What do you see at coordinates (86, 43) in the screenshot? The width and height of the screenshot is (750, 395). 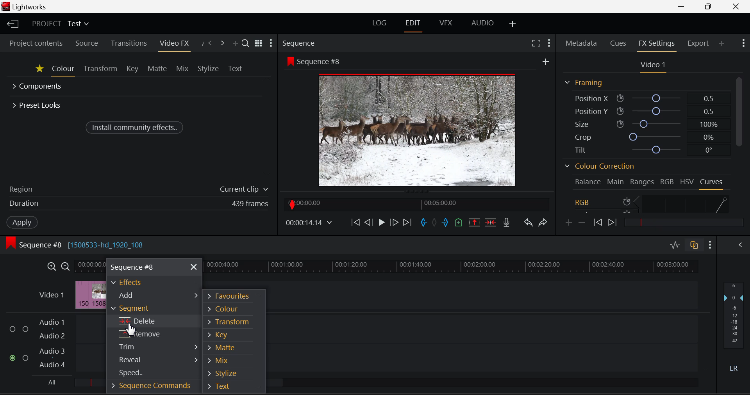 I see `Source` at bounding box center [86, 43].